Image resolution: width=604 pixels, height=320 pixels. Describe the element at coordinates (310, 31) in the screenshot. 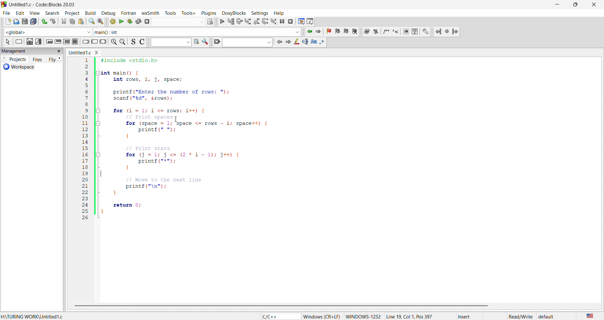

I see `jump backward` at that location.